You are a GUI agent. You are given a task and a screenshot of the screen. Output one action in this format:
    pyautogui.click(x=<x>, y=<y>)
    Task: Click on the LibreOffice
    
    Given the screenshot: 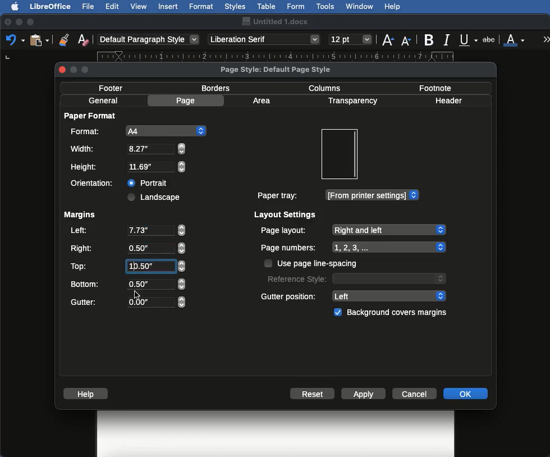 What is the action you would take?
    pyautogui.click(x=50, y=6)
    